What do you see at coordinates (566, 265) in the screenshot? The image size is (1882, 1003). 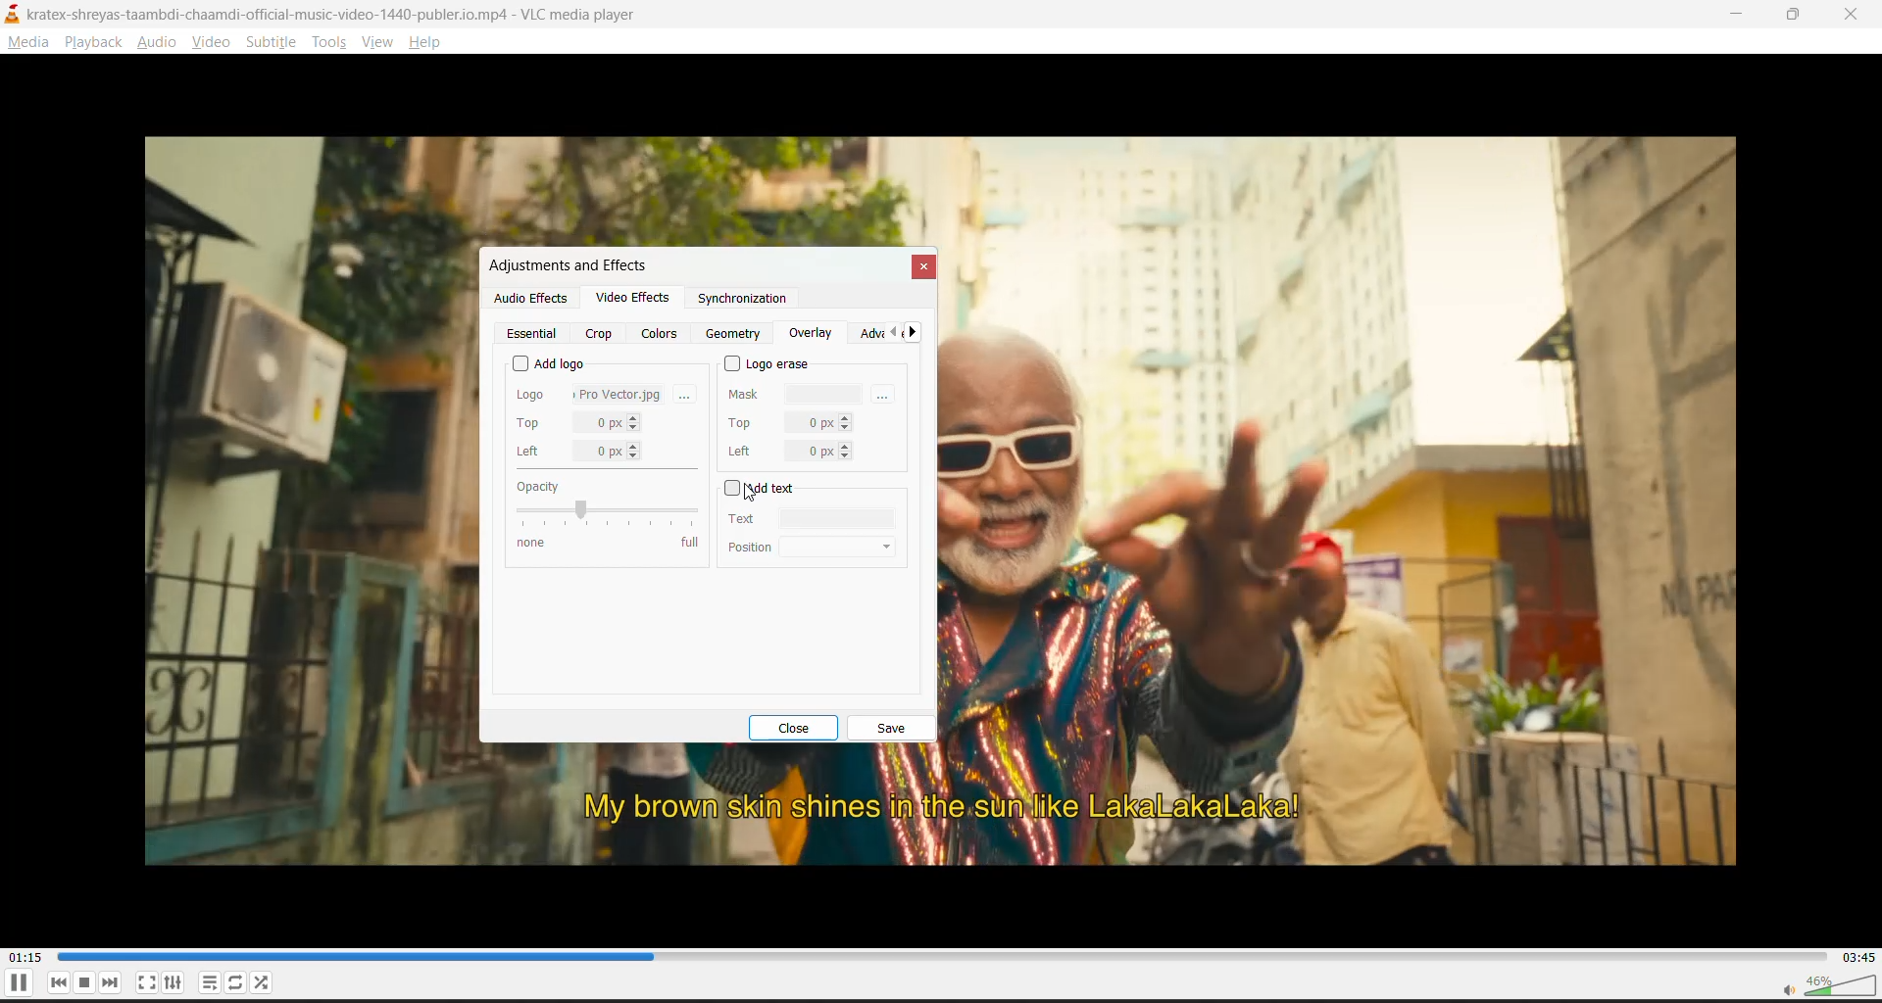 I see `adjustments and effects` at bounding box center [566, 265].